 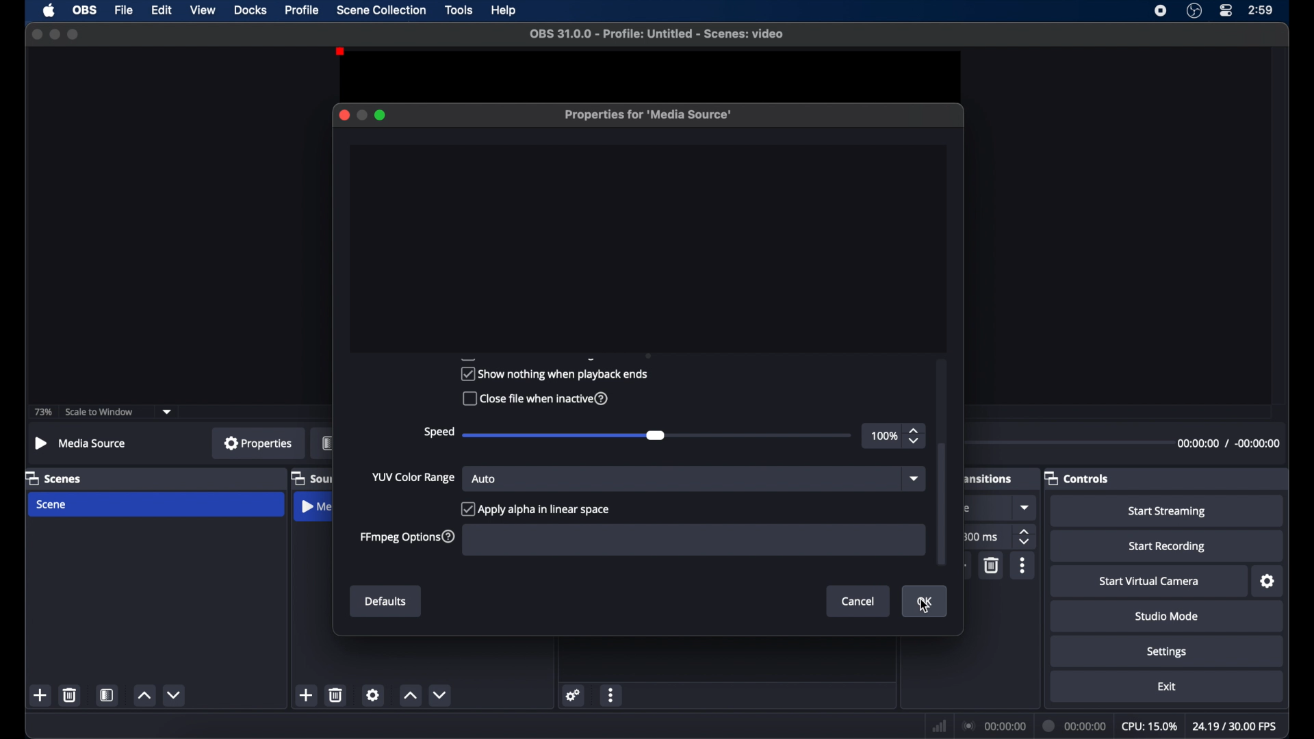 I want to click on scene, so click(x=52, y=505).